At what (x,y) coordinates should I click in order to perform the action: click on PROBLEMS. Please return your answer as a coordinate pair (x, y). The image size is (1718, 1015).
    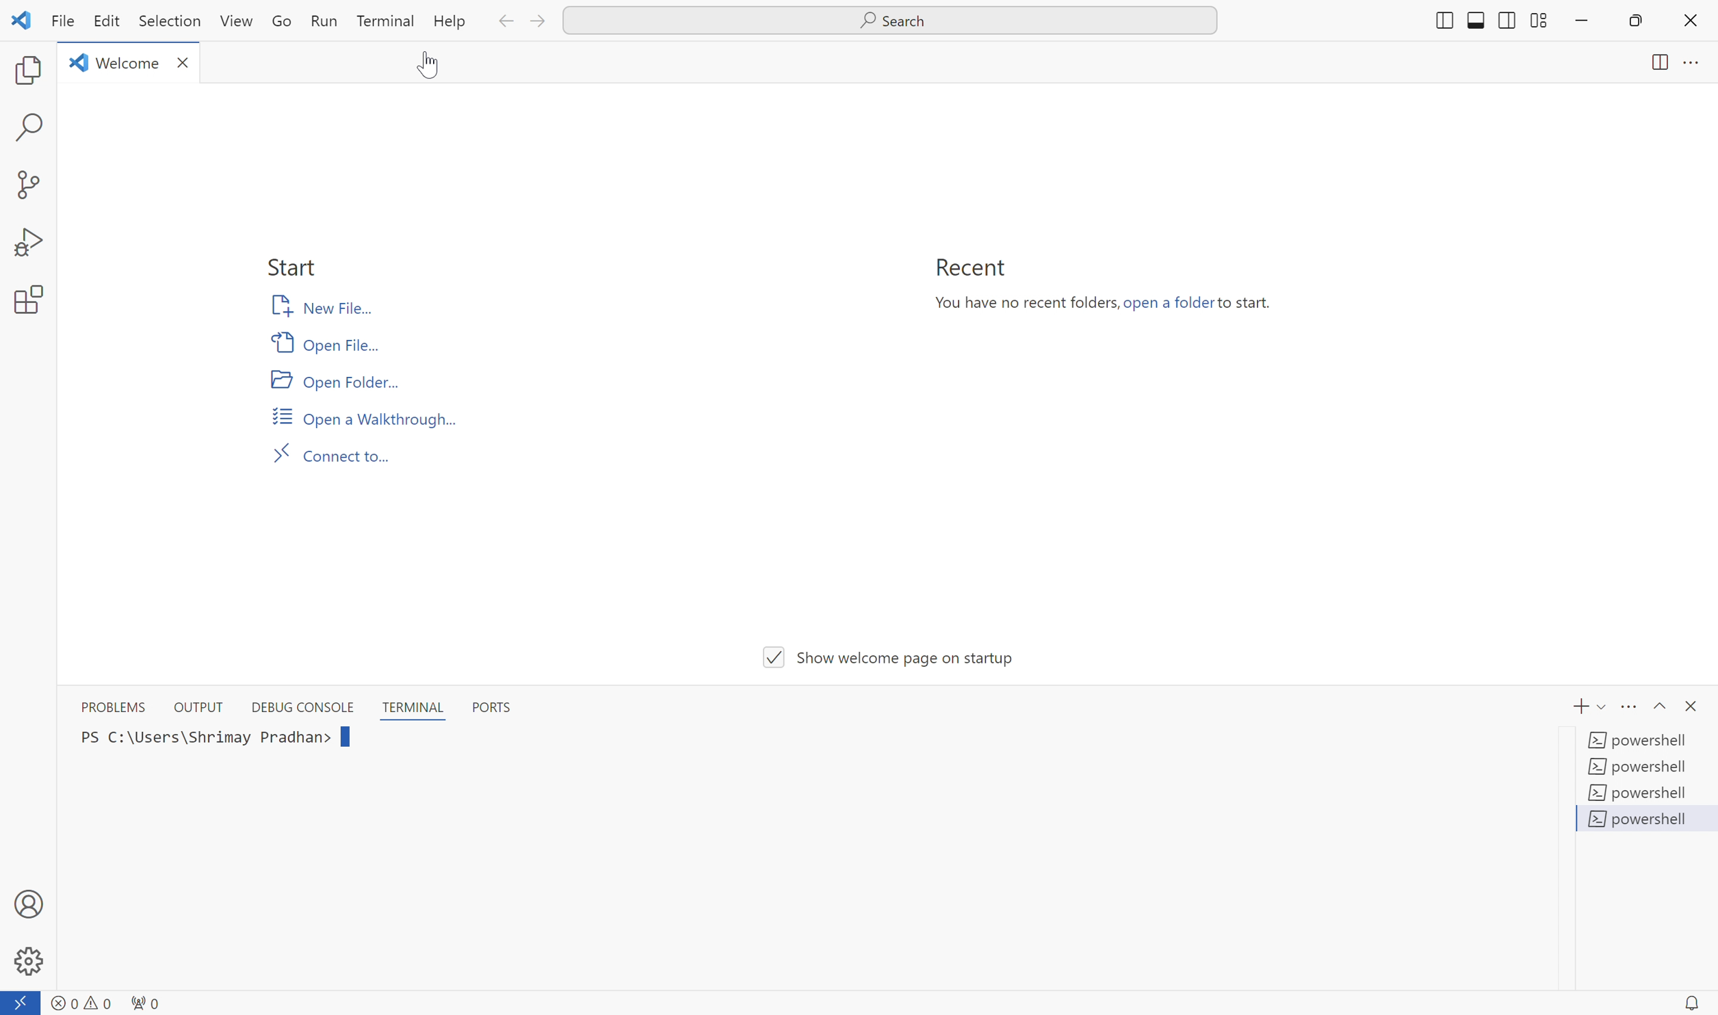
    Looking at the image, I should click on (114, 704).